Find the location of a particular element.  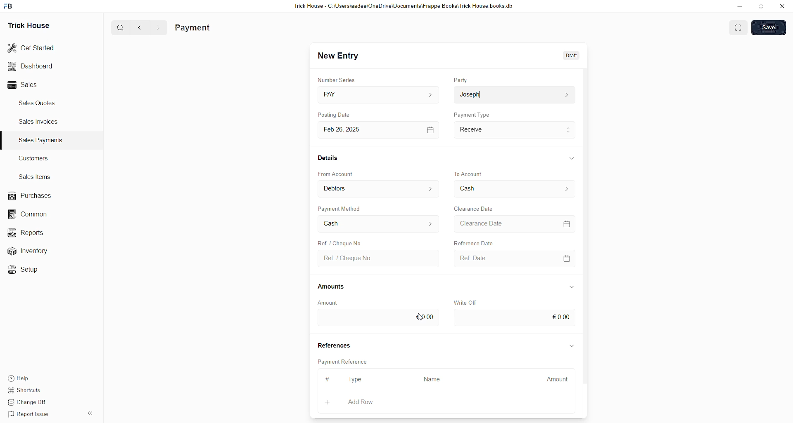

Trick House is located at coordinates (28, 26).